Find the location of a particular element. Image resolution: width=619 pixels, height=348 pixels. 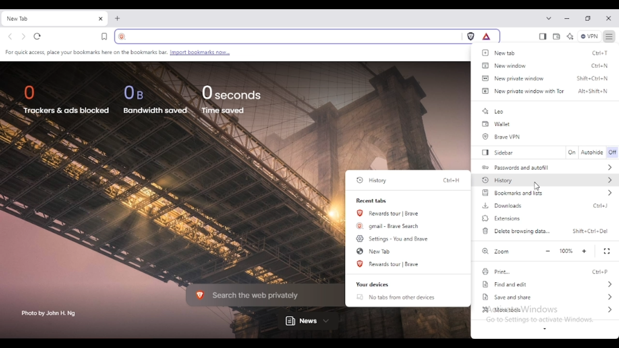

shortcut for new window with Tor is located at coordinates (593, 91).